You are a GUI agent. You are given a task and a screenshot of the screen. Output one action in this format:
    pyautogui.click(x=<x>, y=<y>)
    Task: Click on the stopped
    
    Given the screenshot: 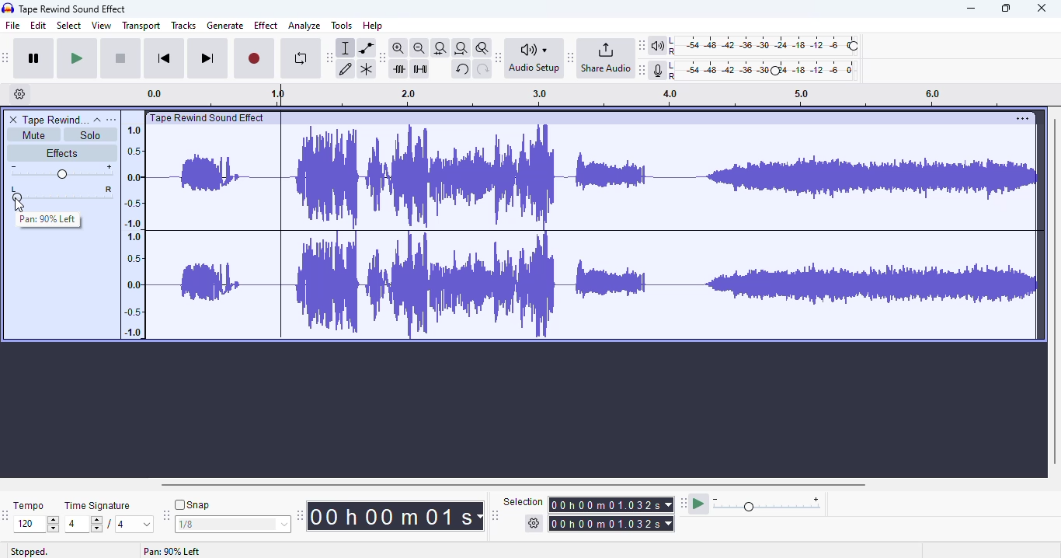 What is the action you would take?
    pyautogui.click(x=30, y=552)
    